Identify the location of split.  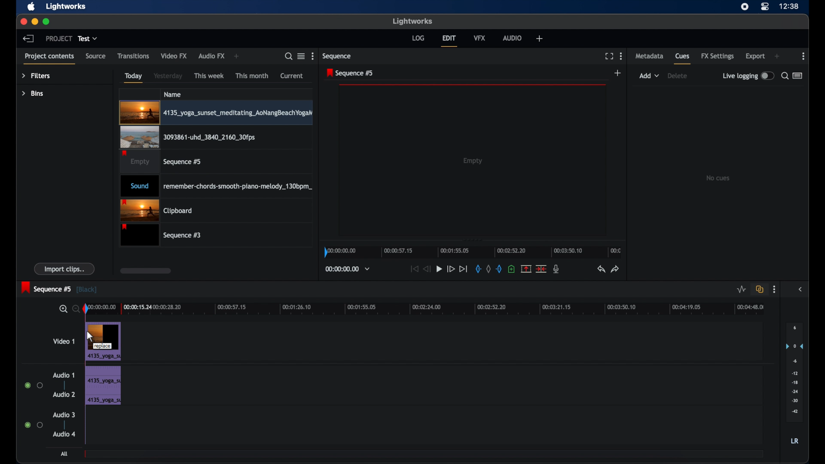
(541, 269).